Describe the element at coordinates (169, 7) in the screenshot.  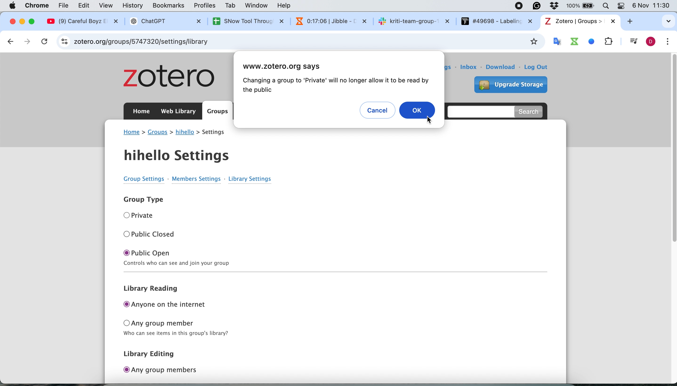
I see `bookmarks` at that location.